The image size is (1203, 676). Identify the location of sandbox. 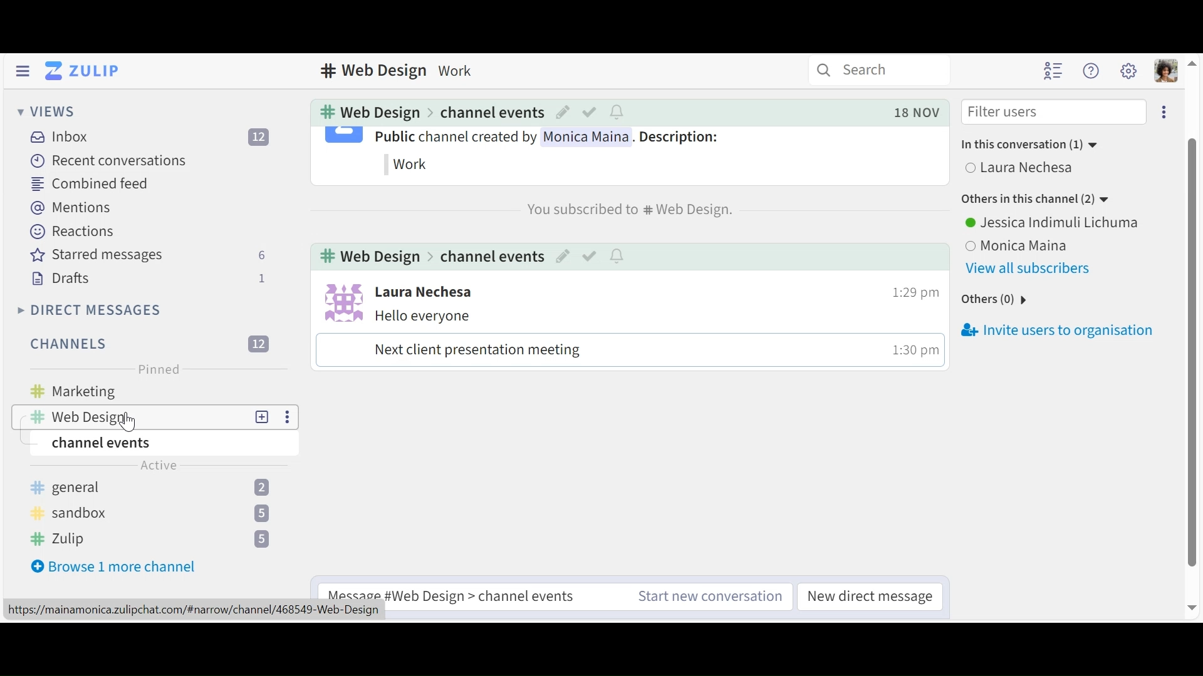
(163, 513).